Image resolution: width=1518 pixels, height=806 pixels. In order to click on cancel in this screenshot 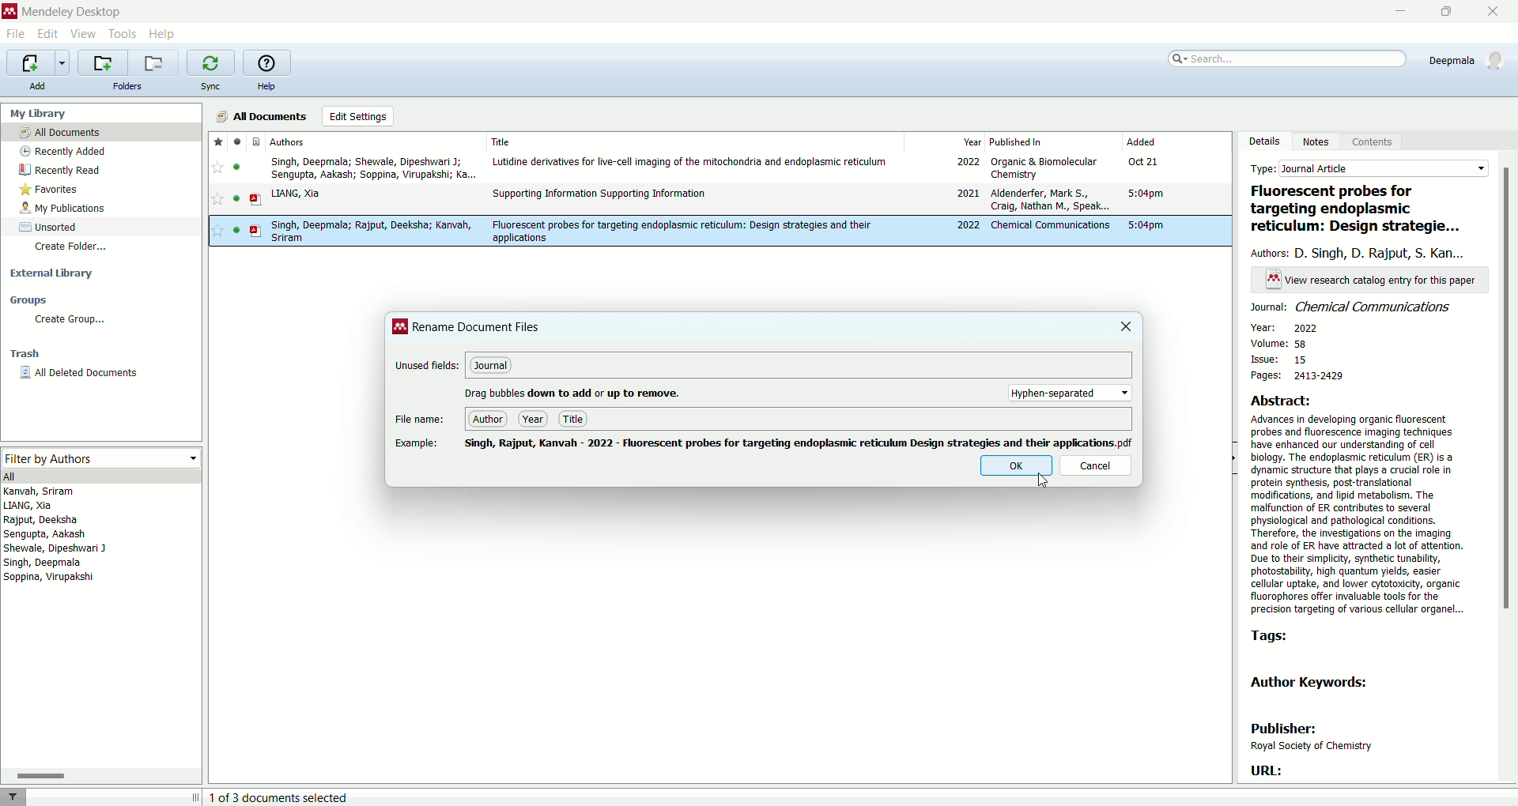, I will do `click(1087, 467)`.